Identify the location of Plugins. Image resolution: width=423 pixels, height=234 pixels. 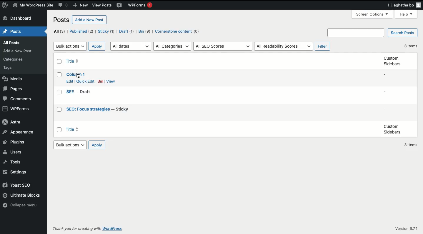
(13, 142).